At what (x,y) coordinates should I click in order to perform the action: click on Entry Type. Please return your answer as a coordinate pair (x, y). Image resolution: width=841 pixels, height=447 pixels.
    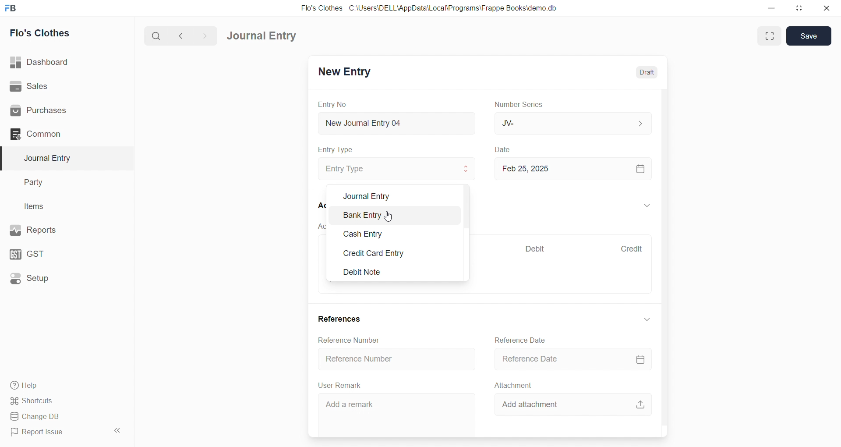
    Looking at the image, I should click on (336, 149).